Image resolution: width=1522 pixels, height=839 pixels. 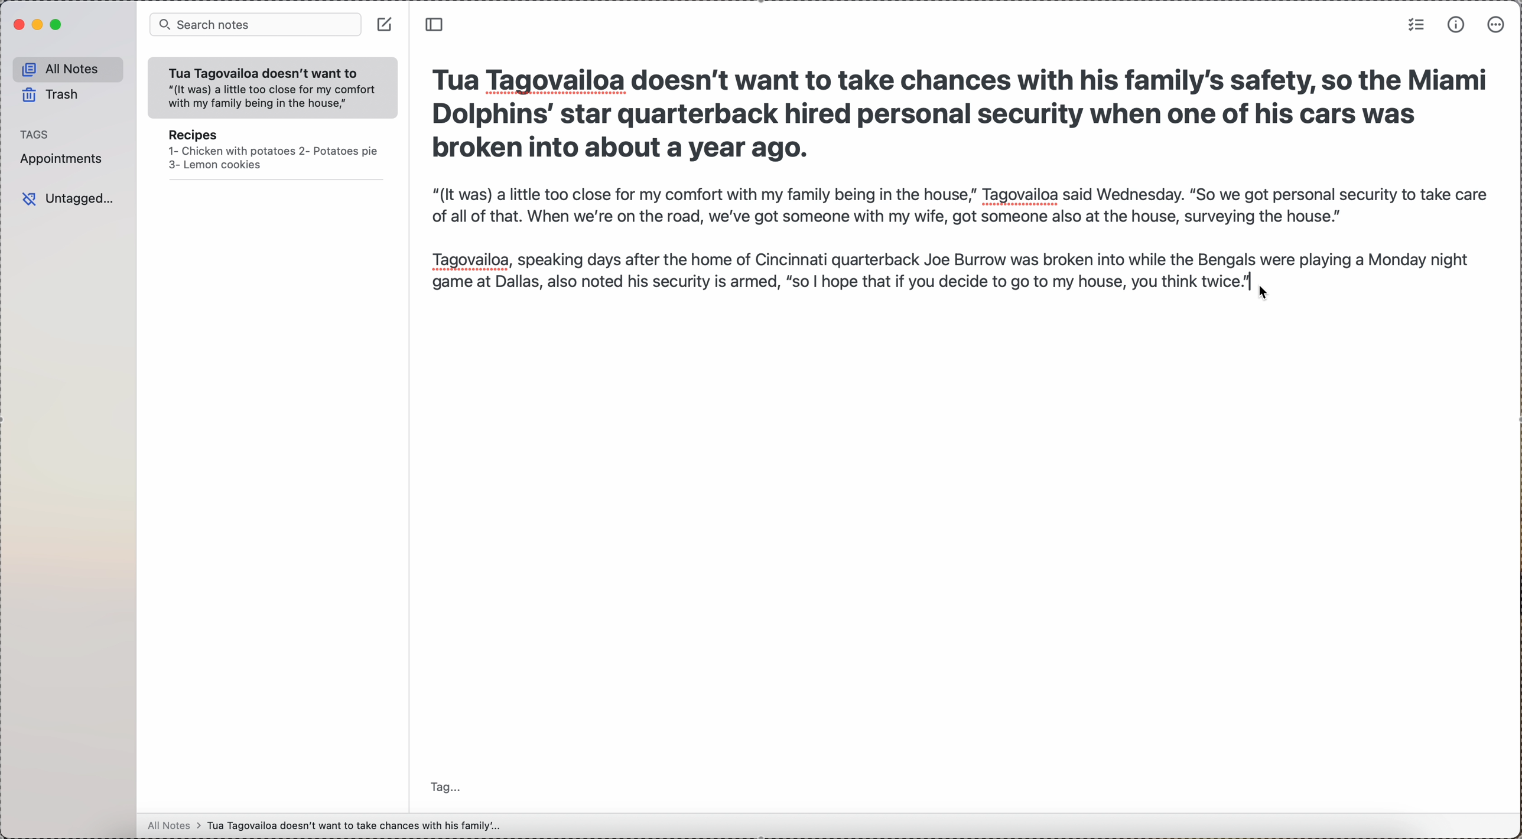 I want to click on appointments, so click(x=67, y=159).